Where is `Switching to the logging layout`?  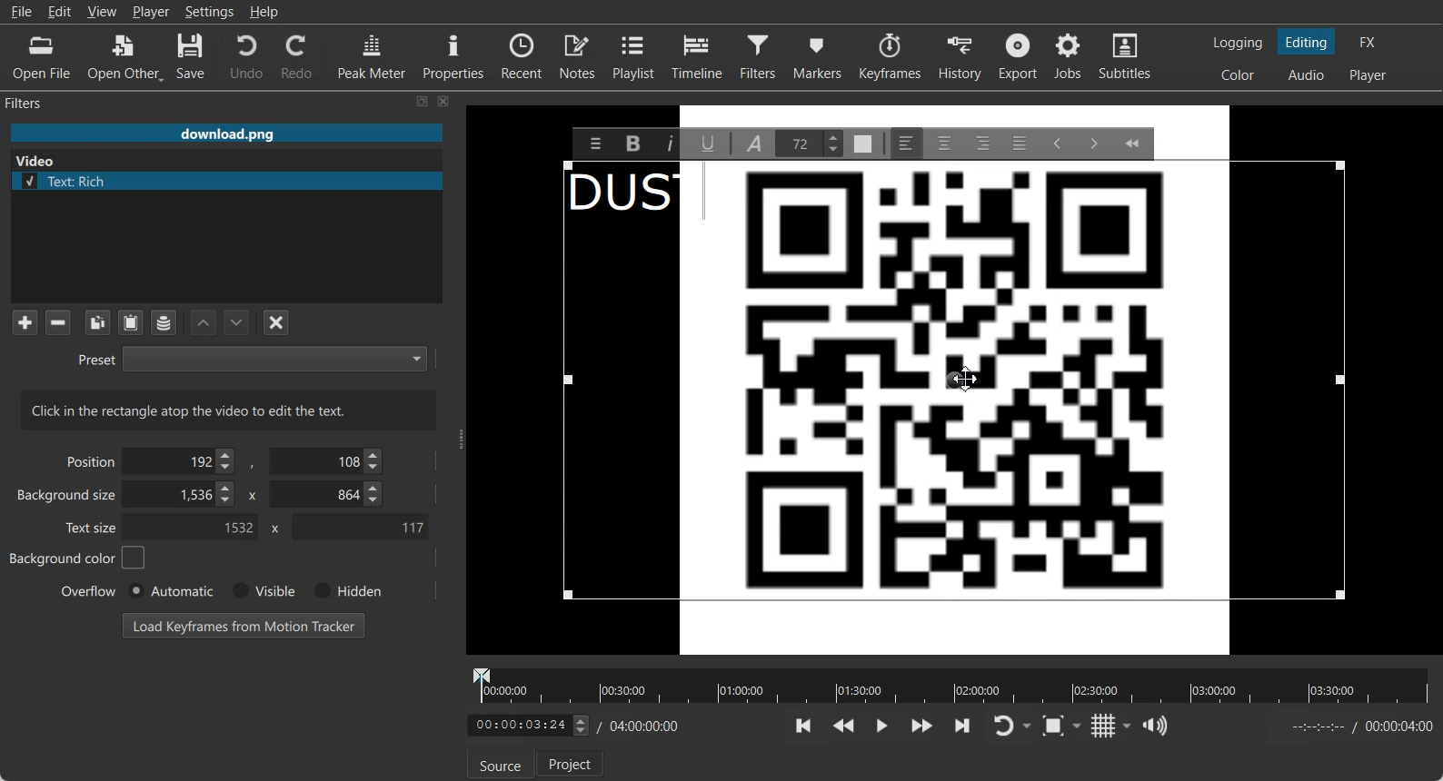
Switching to the logging layout is located at coordinates (1238, 43).